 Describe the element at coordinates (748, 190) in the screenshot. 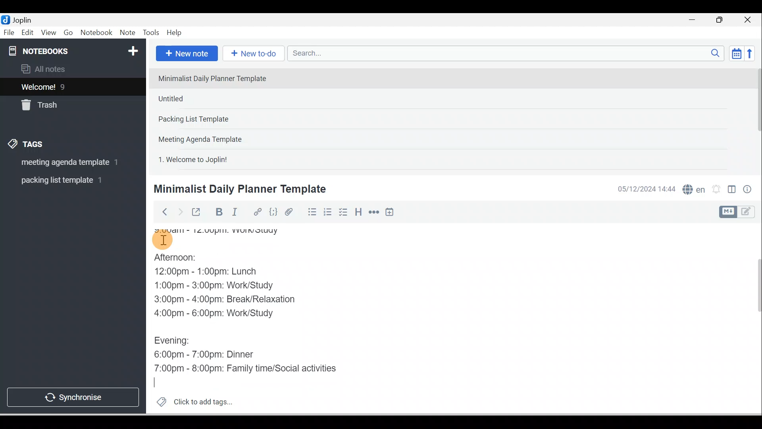

I see `Note properties` at that location.